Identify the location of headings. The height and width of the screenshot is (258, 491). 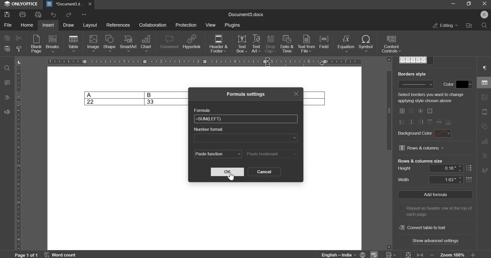
(8, 98).